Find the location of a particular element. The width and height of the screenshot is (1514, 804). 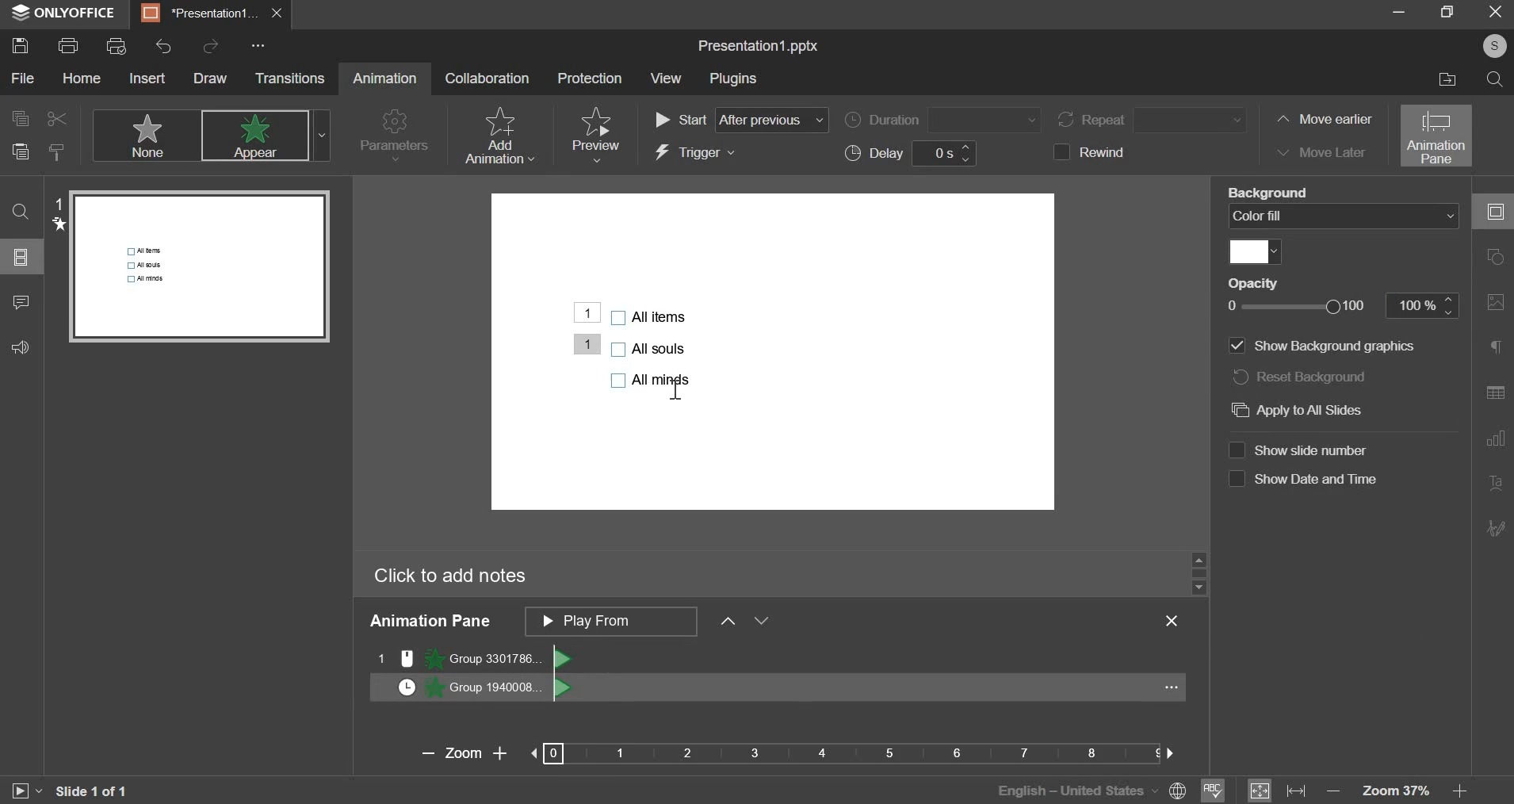

zoom is located at coordinates (786, 752).